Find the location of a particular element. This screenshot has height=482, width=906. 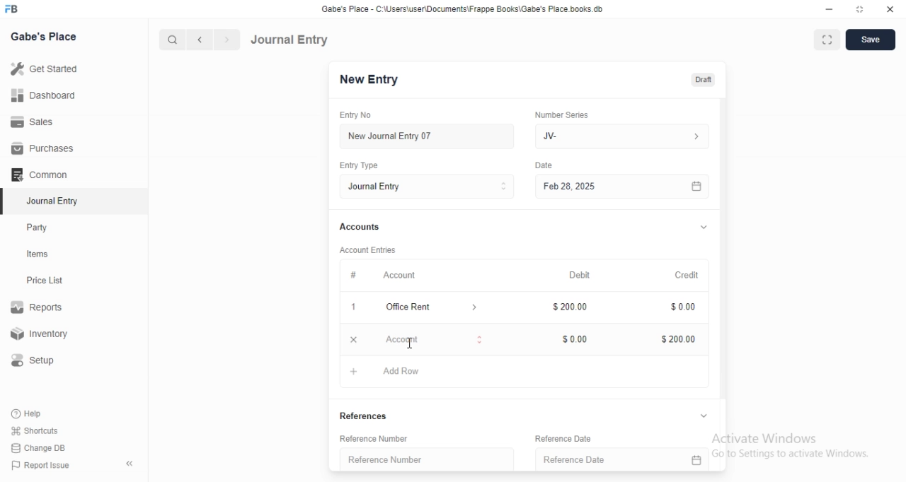

Help is located at coordinates (29, 413).